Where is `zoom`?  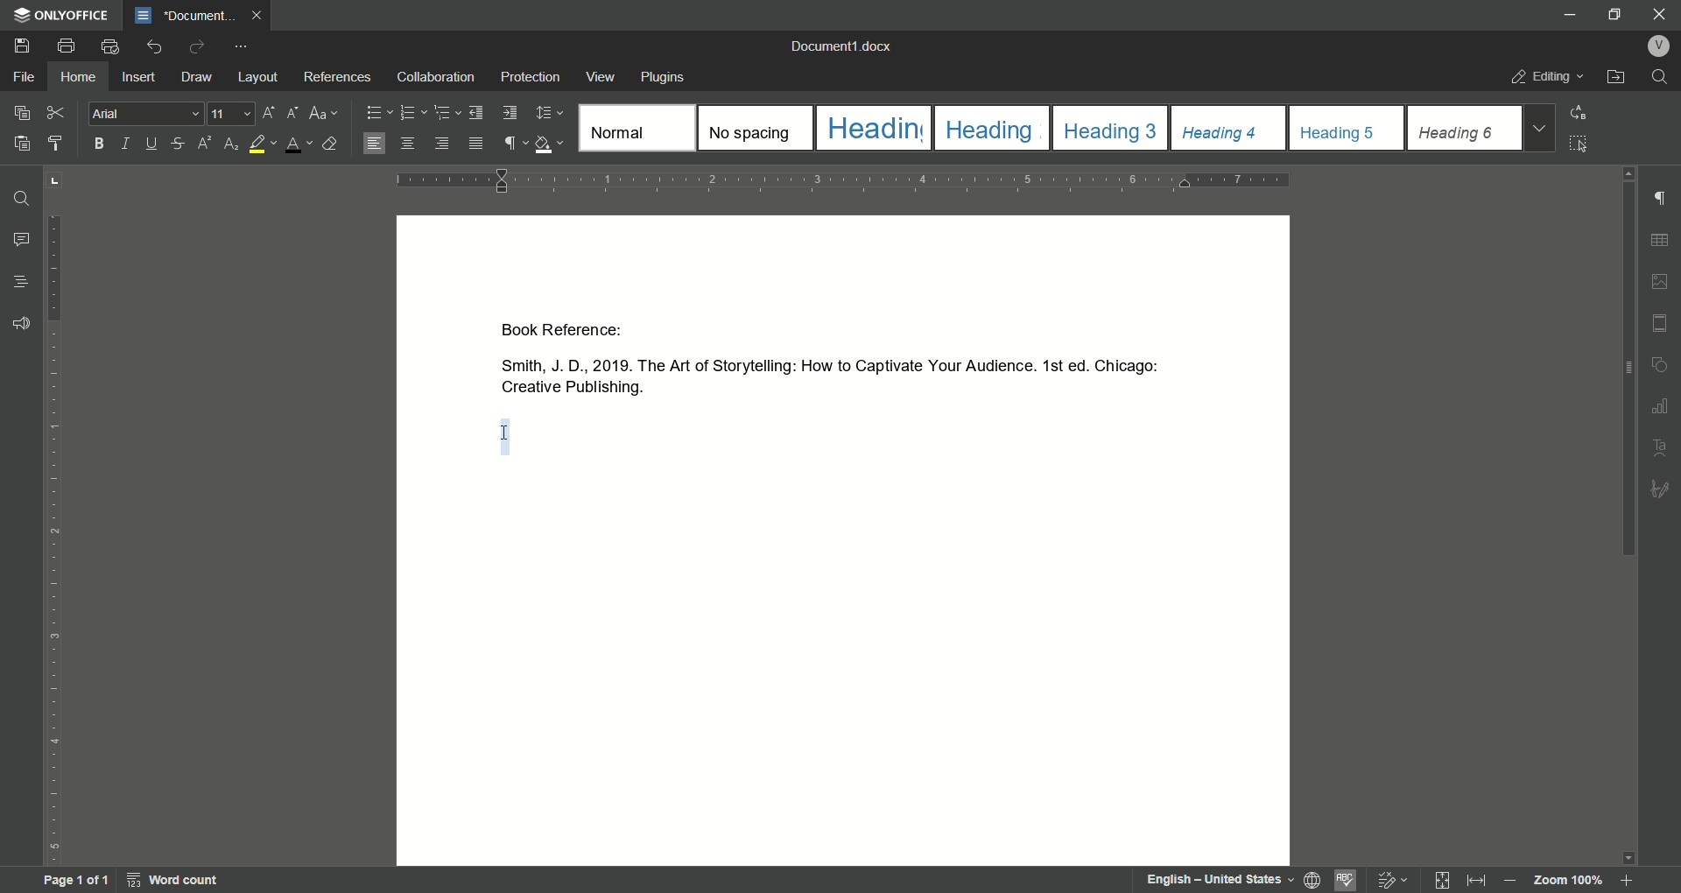
zoom is located at coordinates (1575, 882).